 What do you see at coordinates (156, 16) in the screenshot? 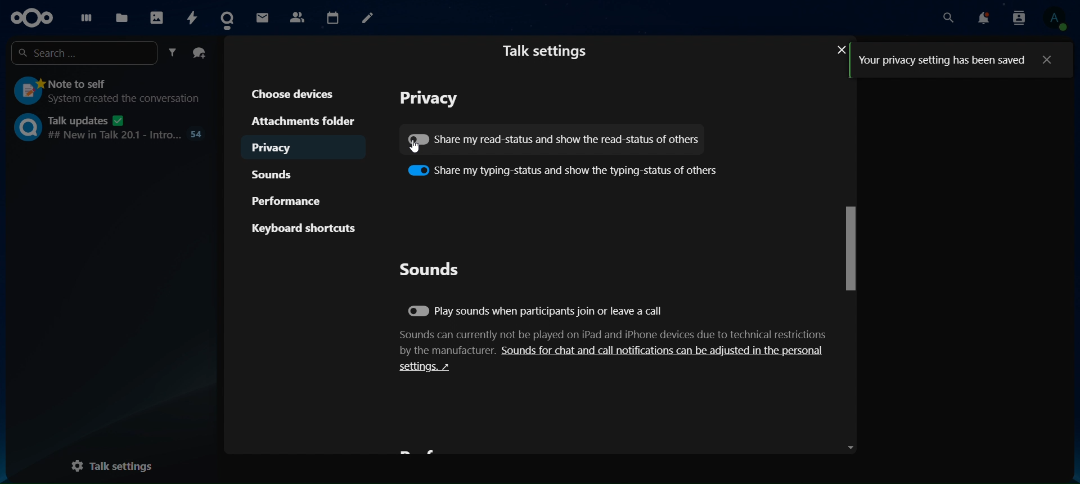
I see `photos` at bounding box center [156, 16].